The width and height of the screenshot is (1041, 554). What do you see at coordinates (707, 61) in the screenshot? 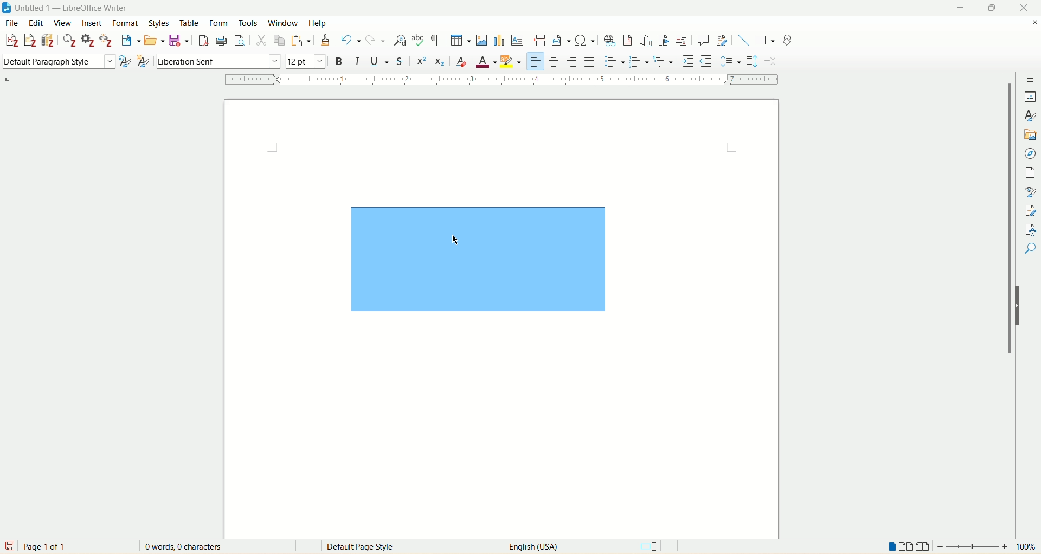
I see `decrease indent` at bounding box center [707, 61].